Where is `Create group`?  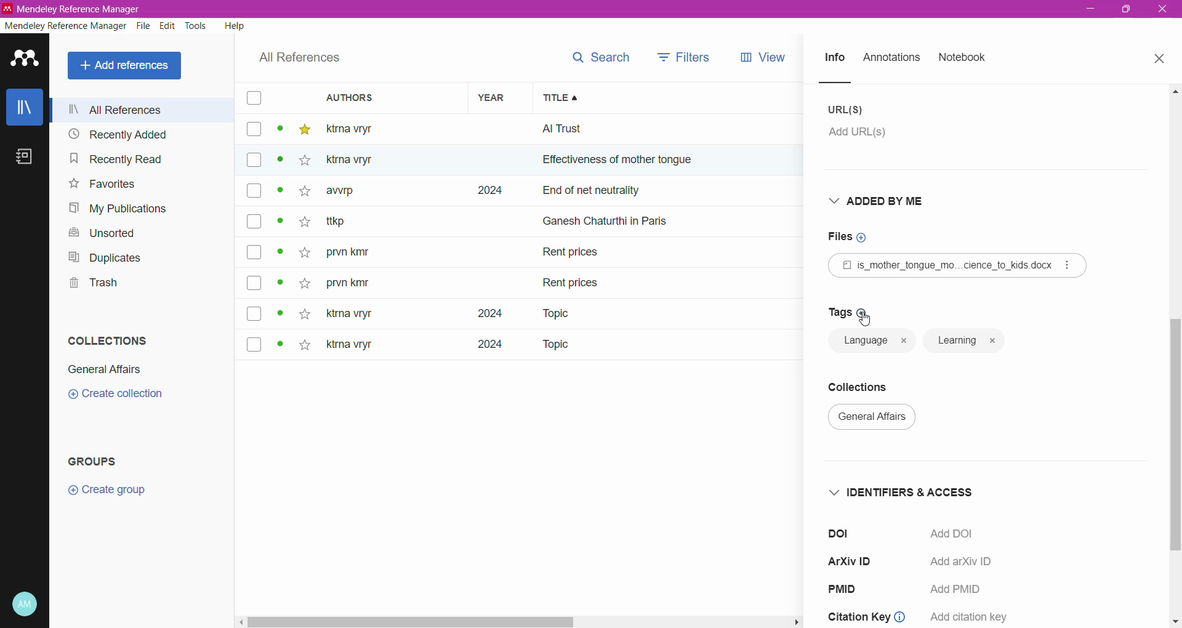 Create group is located at coordinates (107, 490).